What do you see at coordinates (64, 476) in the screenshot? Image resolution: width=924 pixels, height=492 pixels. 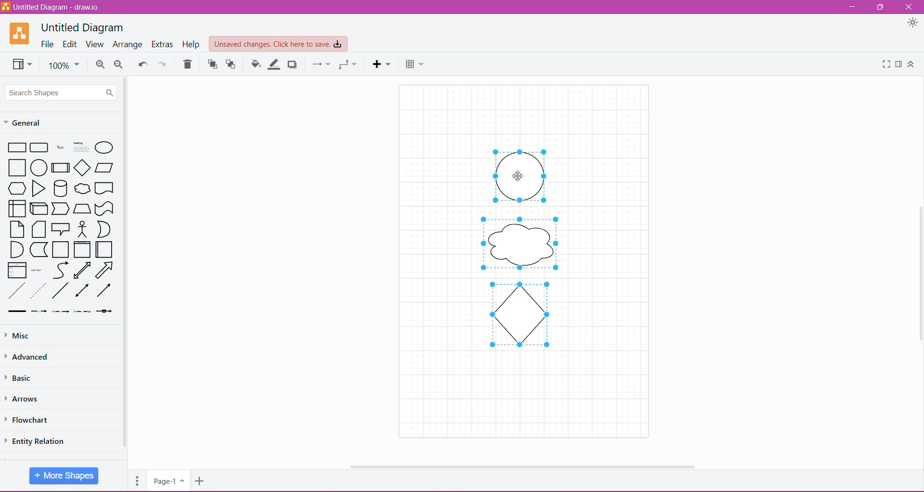 I see `More Shapes` at bounding box center [64, 476].